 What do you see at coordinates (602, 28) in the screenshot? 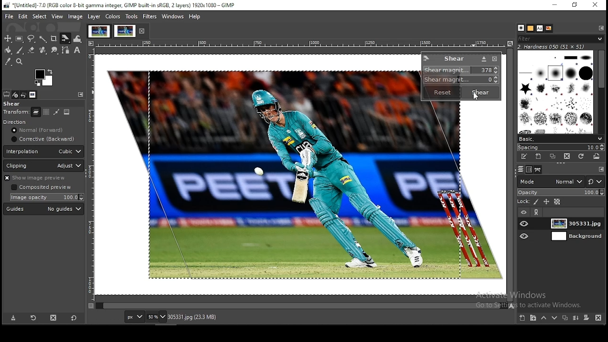
I see `configure this tab` at bounding box center [602, 28].